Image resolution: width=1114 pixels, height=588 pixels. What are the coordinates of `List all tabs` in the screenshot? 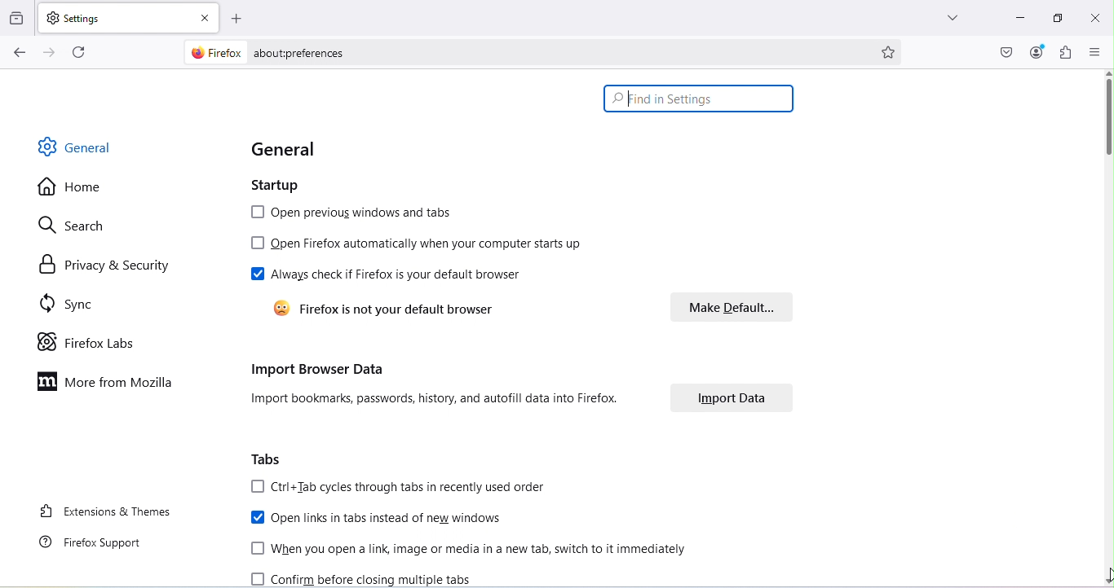 It's located at (945, 15).